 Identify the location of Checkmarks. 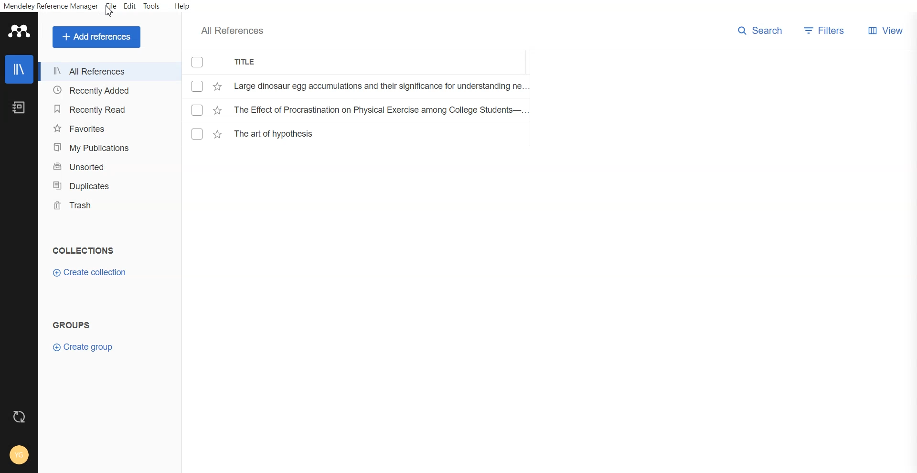
(197, 62).